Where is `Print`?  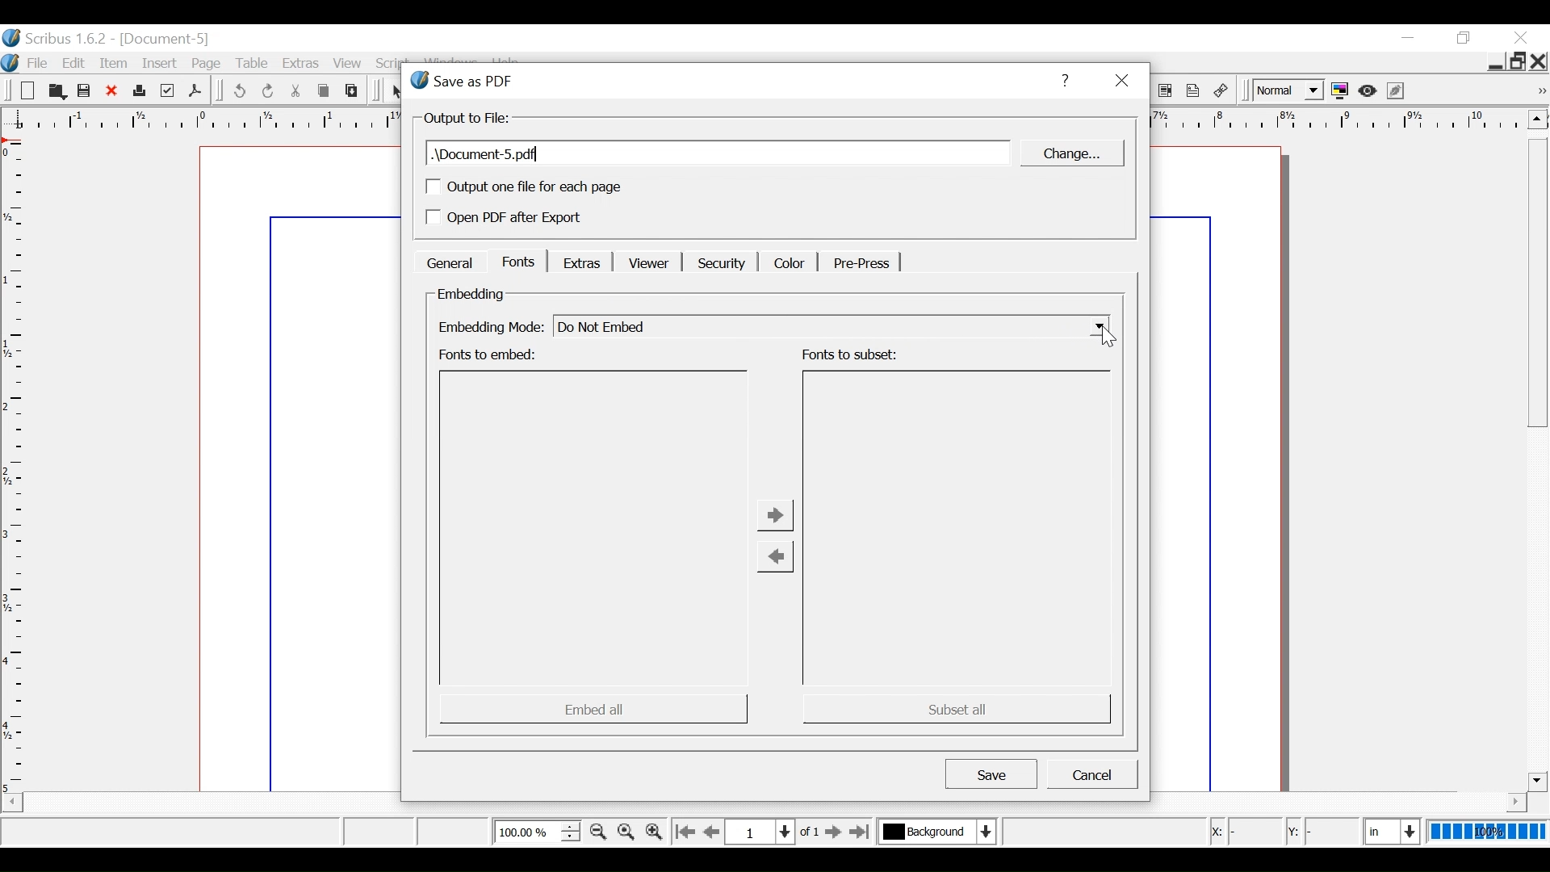 Print is located at coordinates (138, 92).